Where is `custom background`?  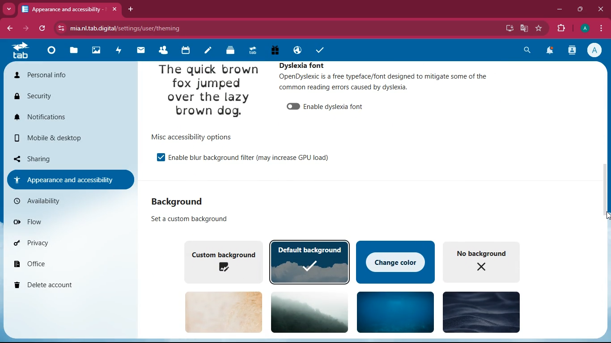 custom background is located at coordinates (222, 261).